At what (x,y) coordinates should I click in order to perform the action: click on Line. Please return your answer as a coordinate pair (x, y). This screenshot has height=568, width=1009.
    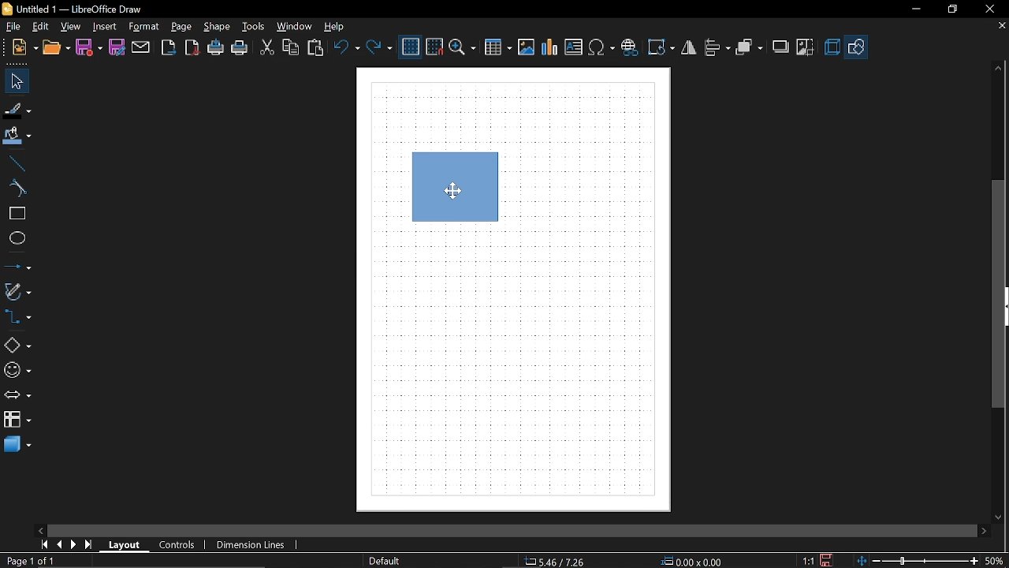
    Looking at the image, I should click on (14, 164).